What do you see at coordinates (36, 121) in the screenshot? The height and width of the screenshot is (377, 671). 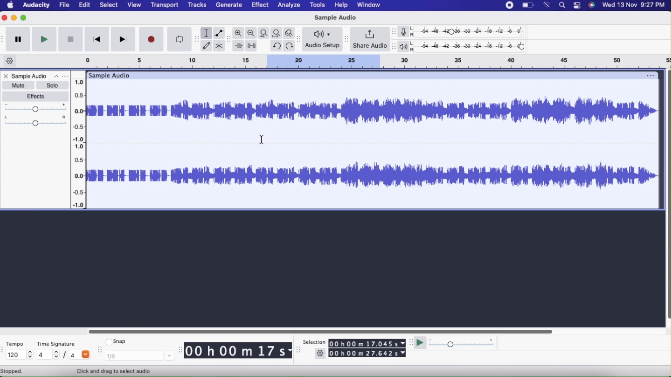 I see `Pan: Center` at bounding box center [36, 121].